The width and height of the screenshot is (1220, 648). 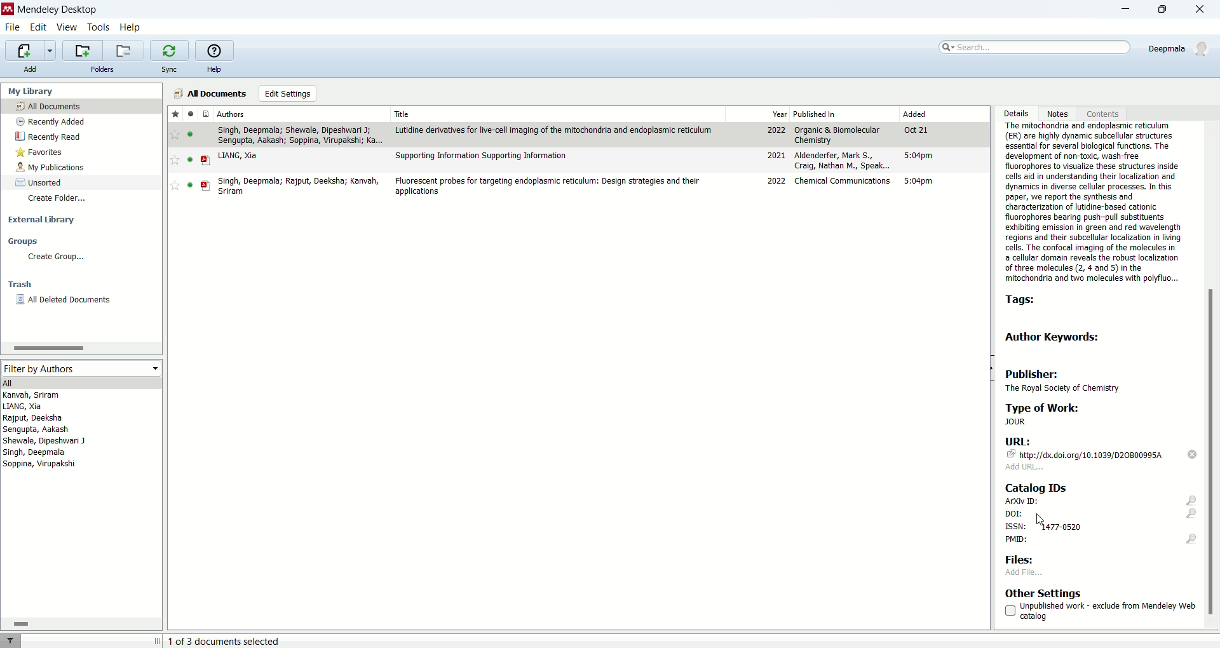 What do you see at coordinates (1100, 611) in the screenshot?
I see `unpublished work - exclude from mendeley web catalog` at bounding box center [1100, 611].